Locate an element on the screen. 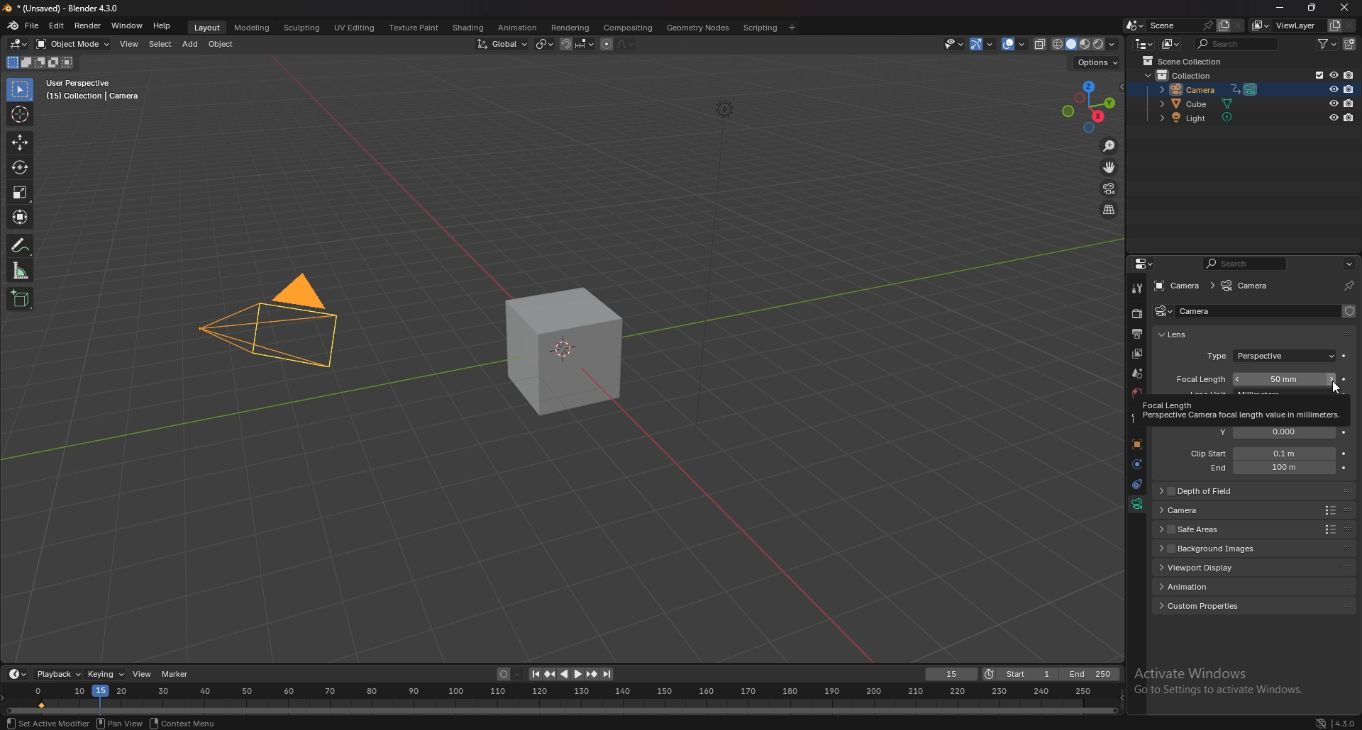  move is located at coordinates (21, 142).